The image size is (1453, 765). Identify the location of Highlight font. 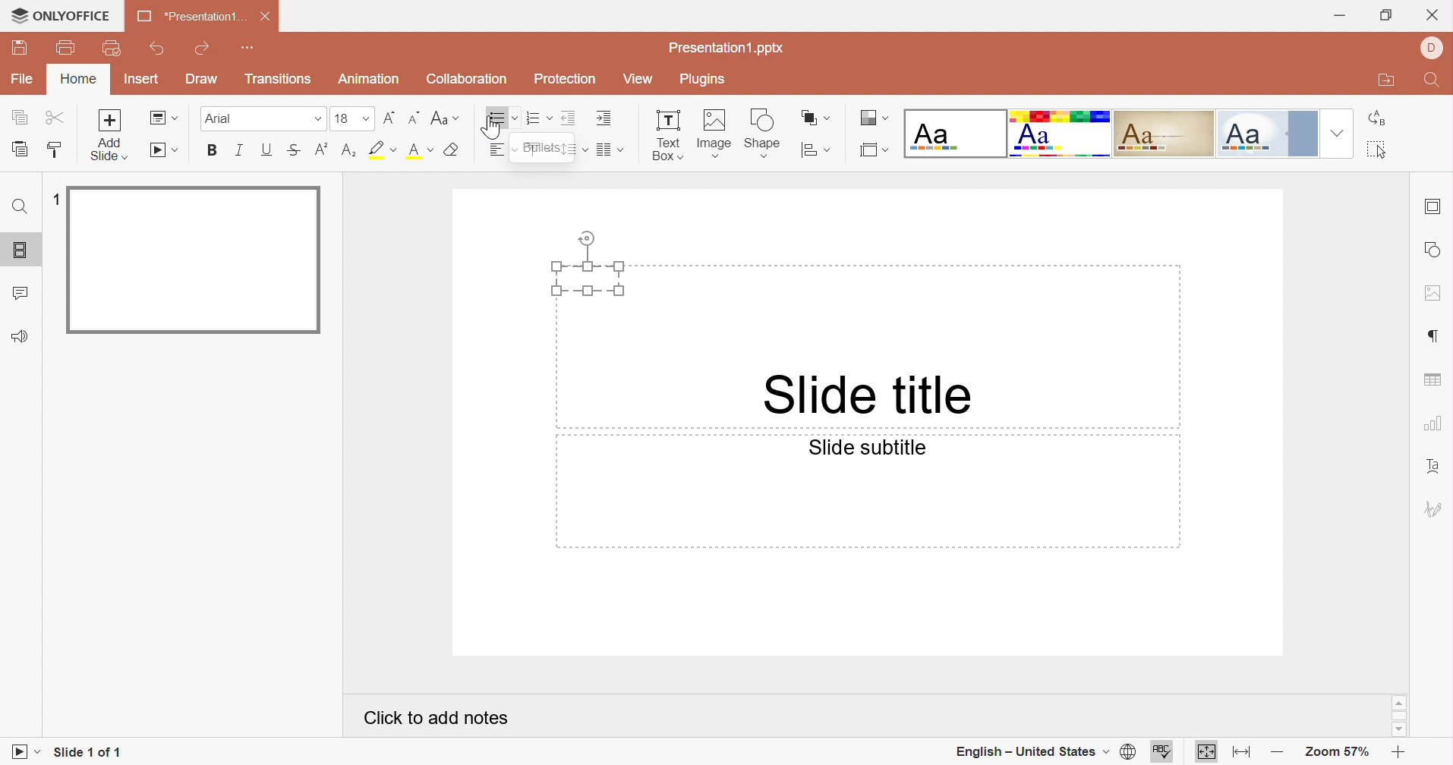
(383, 150).